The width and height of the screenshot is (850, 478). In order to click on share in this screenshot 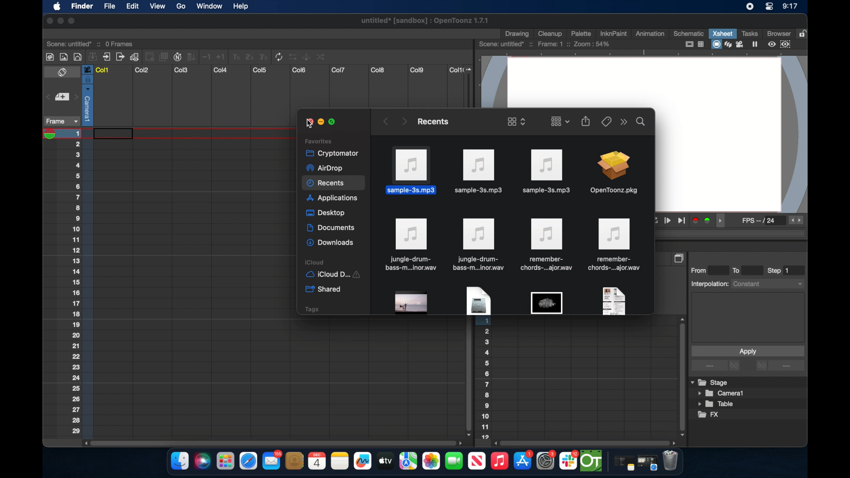, I will do `click(586, 121)`.